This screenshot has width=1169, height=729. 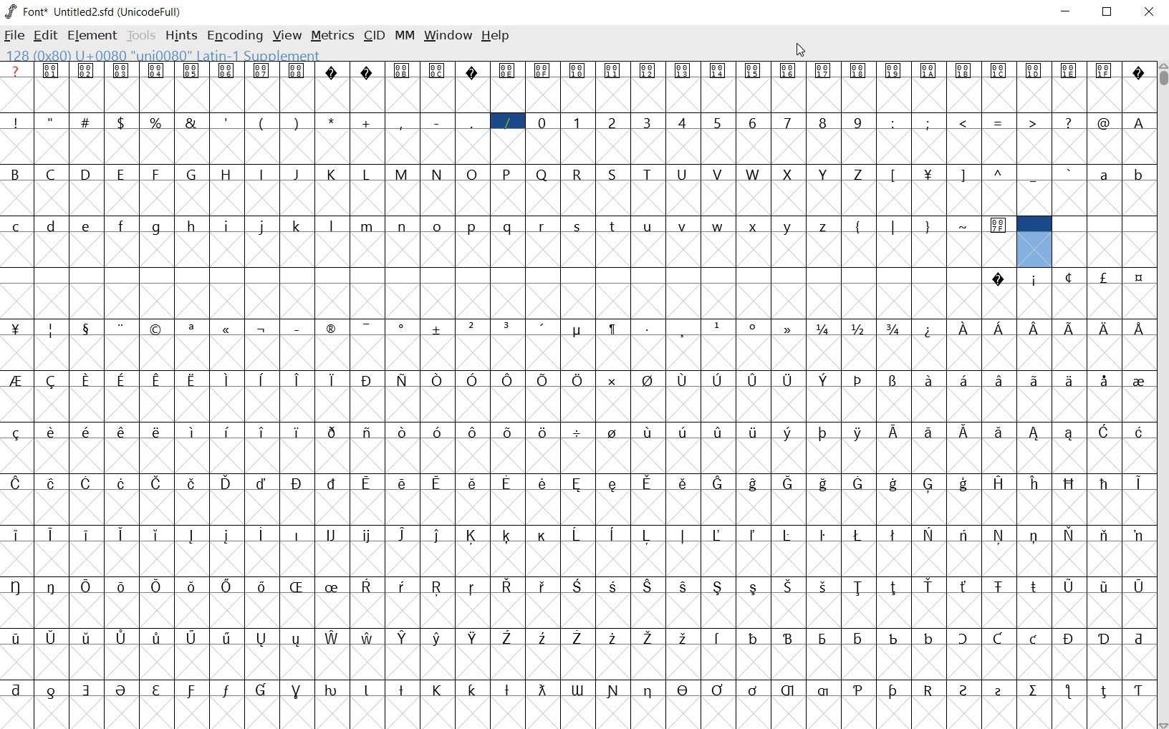 What do you see at coordinates (928, 431) in the screenshot?
I see `Symbol` at bounding box center [928, 431].